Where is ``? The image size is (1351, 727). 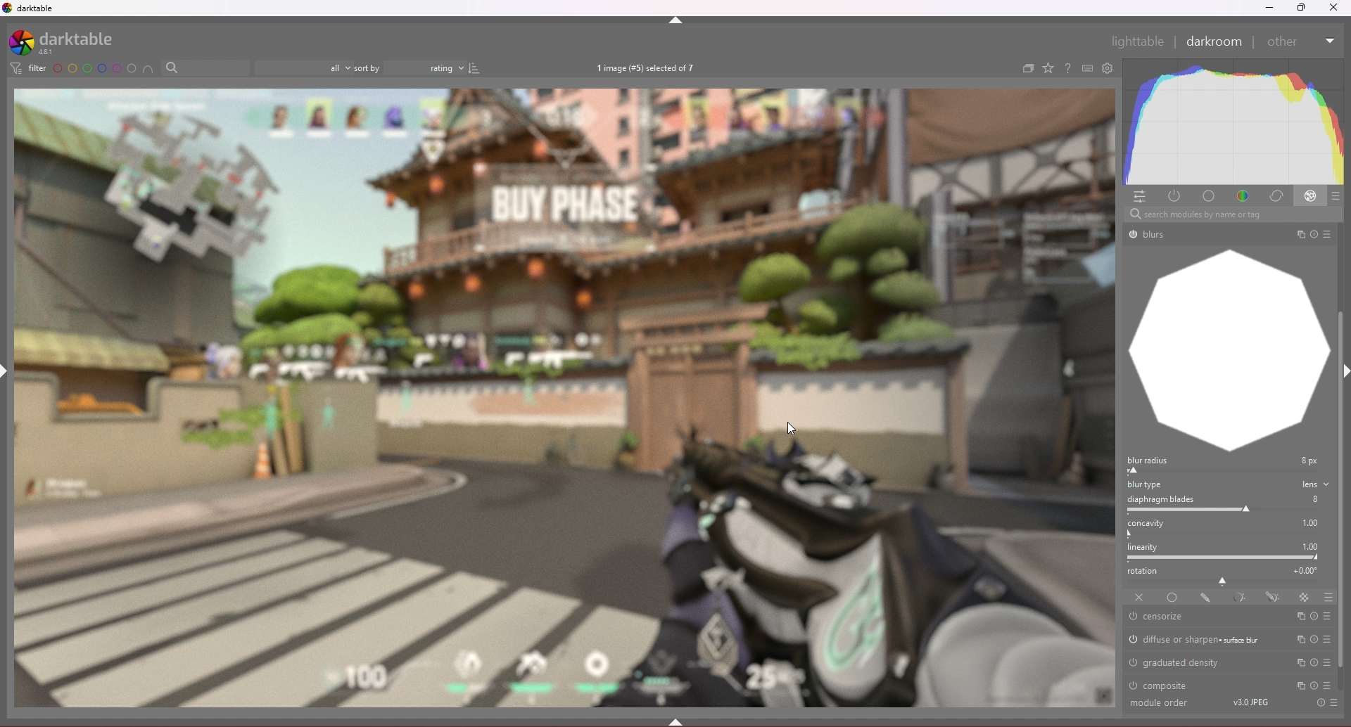  is located at coordinates (1148, 236).